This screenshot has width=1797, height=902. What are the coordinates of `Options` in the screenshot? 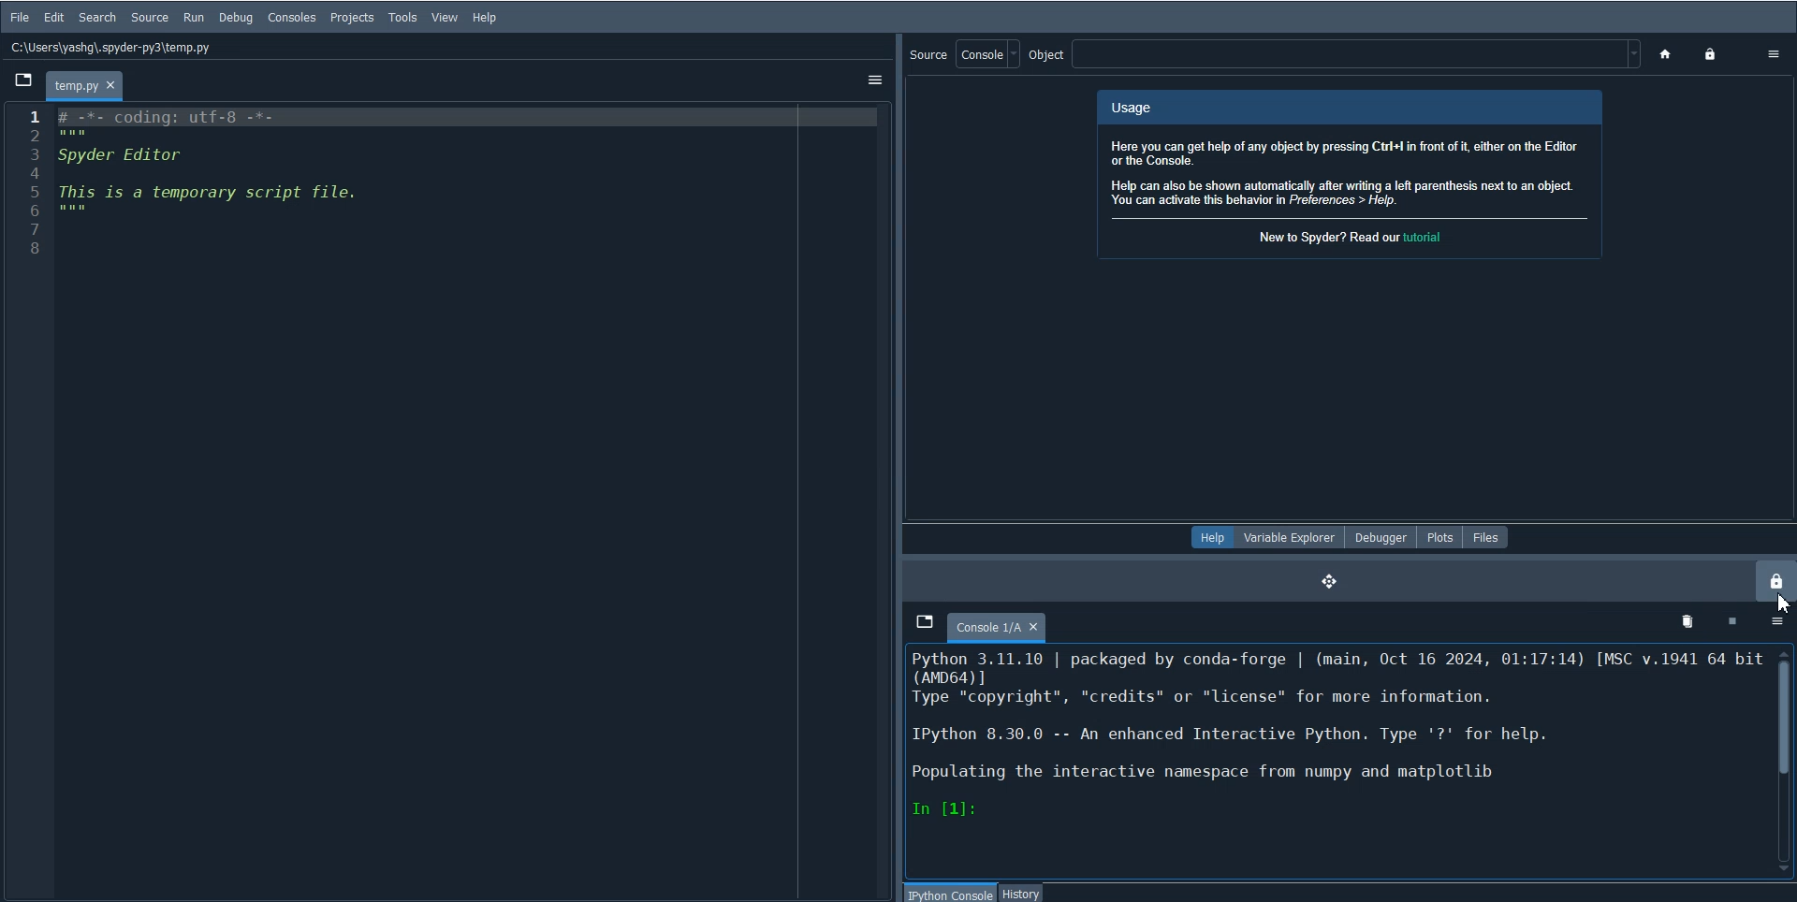 It's located at (1778, 619).